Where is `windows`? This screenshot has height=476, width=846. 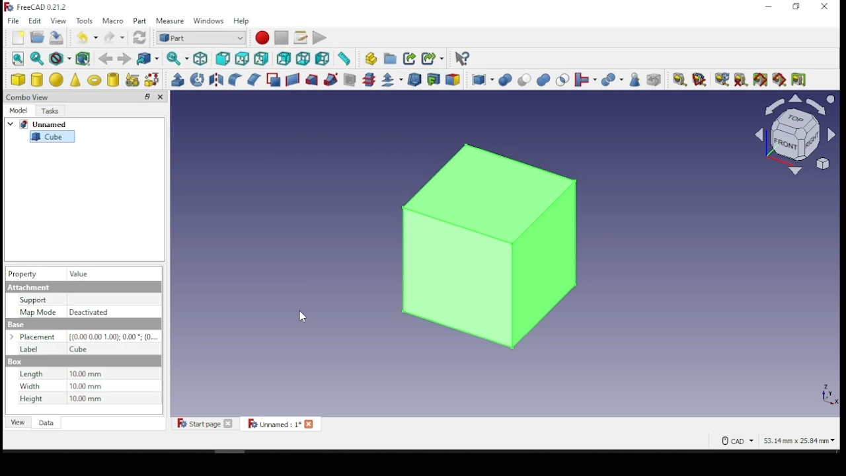
windows is located at coordinates (210, 22).